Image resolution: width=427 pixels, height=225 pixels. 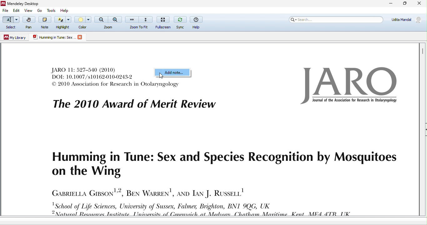 What do you see at coordinates (405, 21) in the screenshot?
I see `account` at bounding box center [405, 21].